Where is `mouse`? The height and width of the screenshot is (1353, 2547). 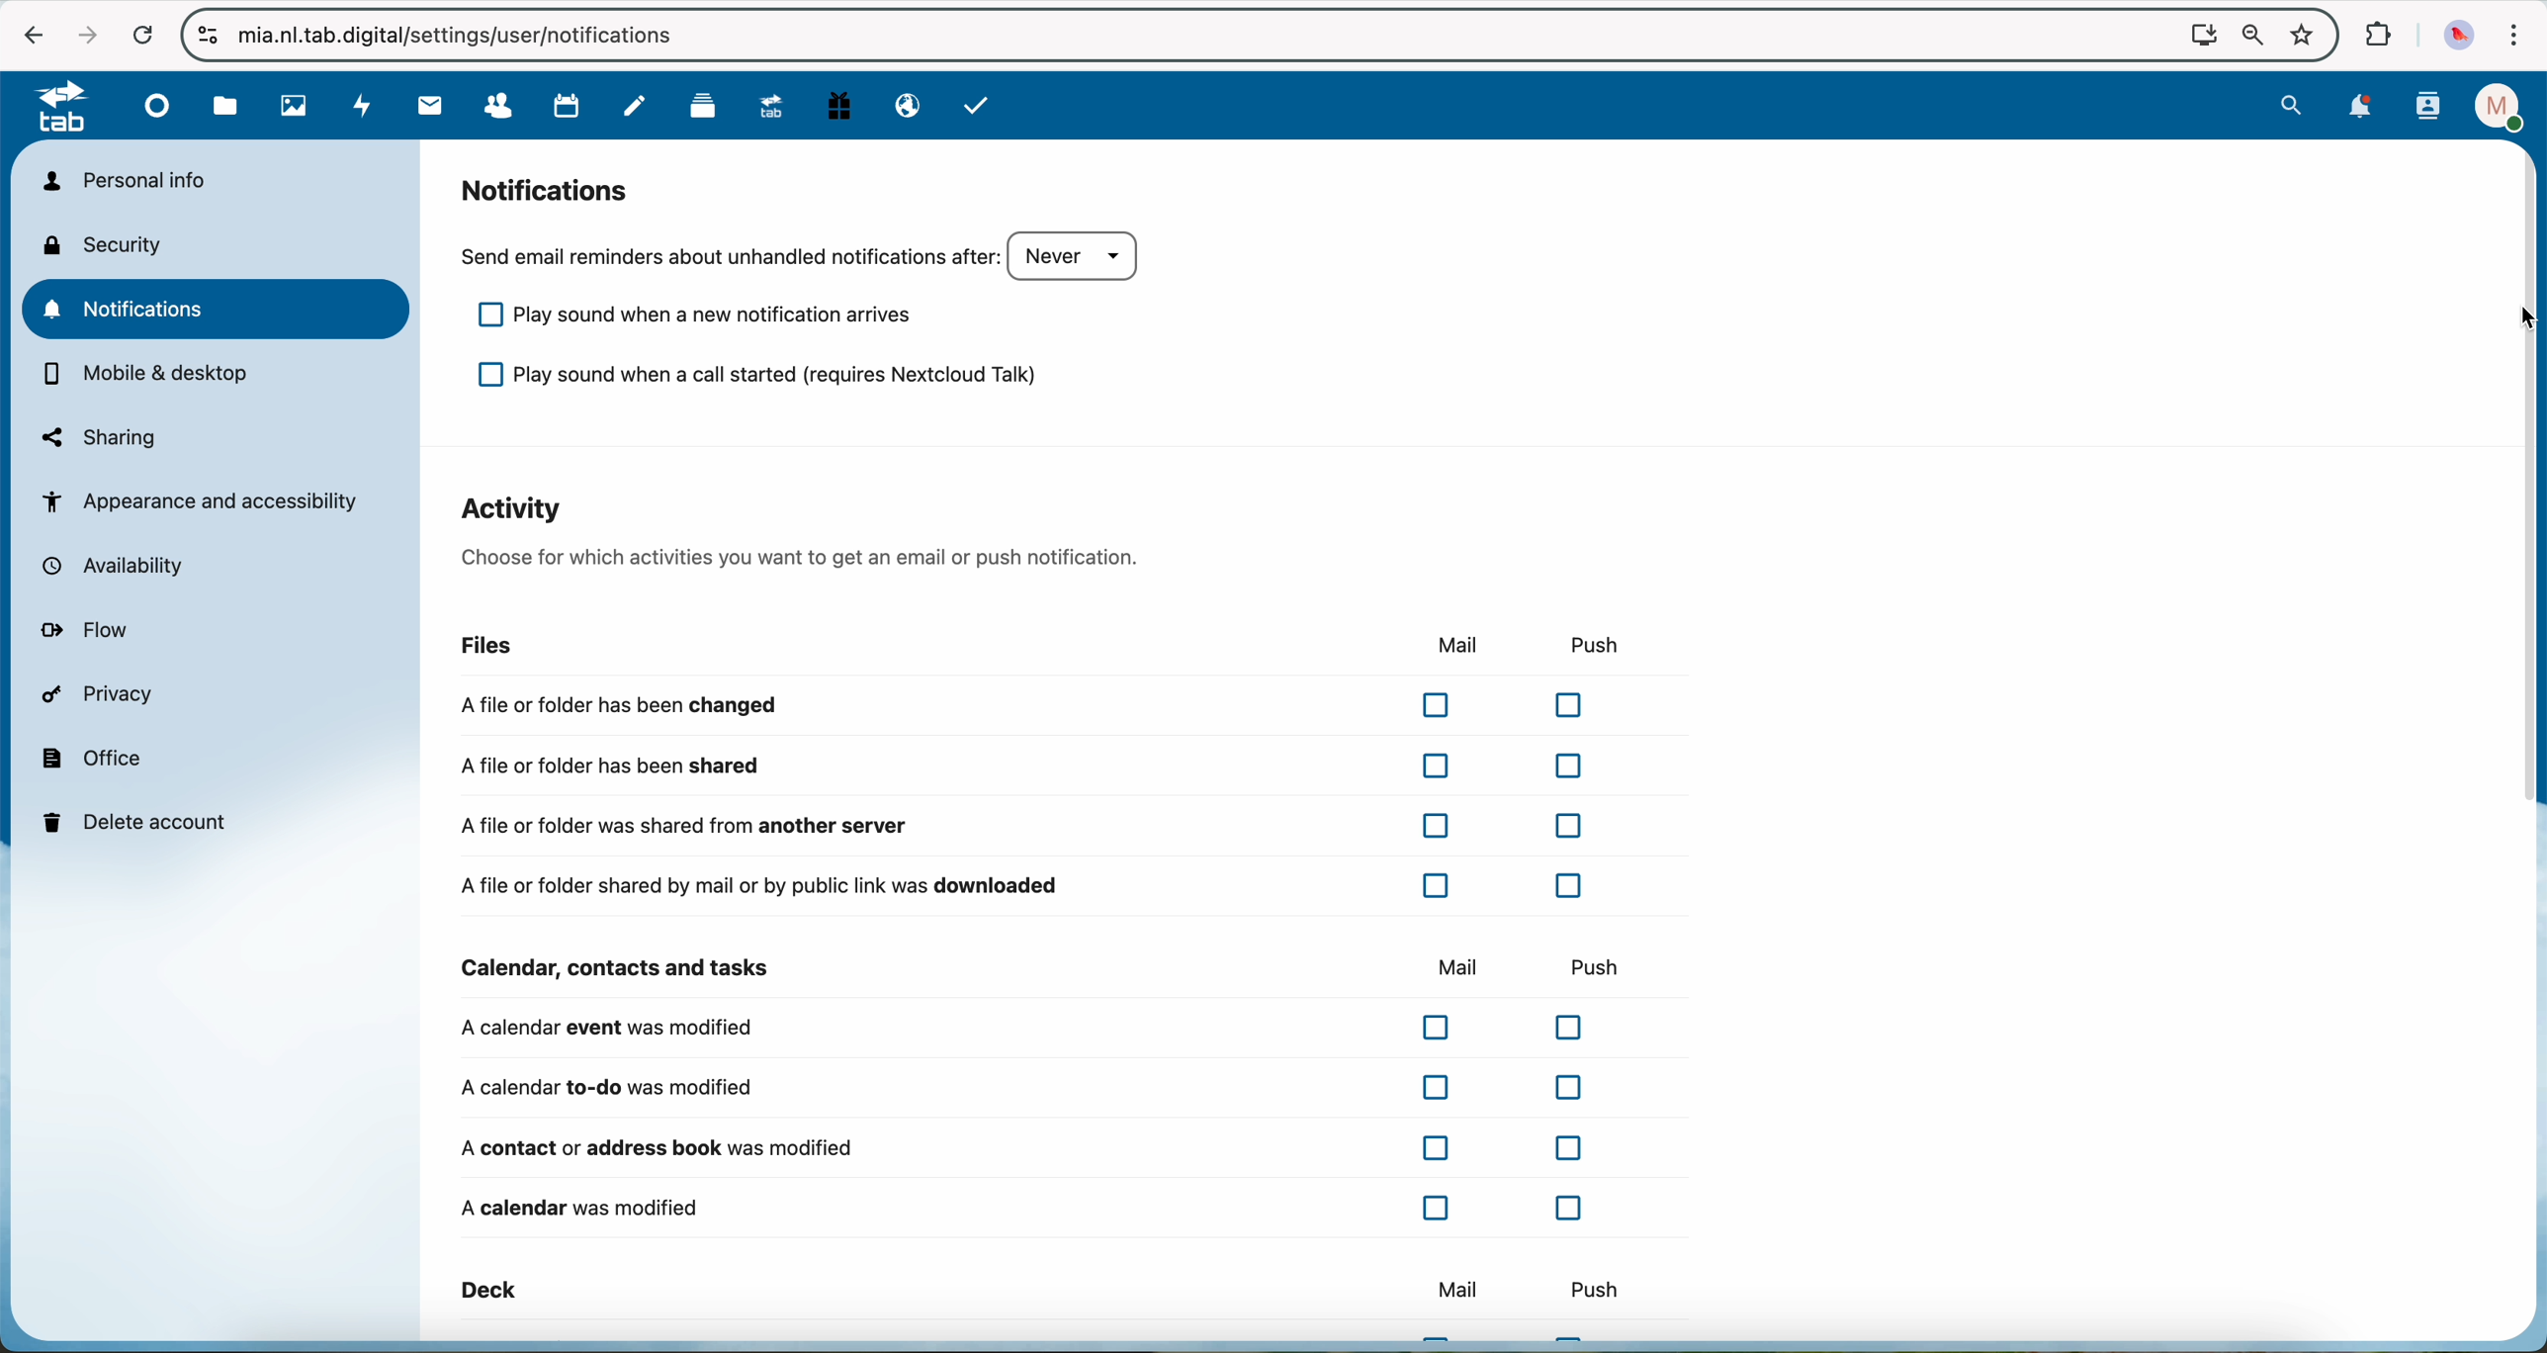
mouse is located at coordinates (2516, 315).